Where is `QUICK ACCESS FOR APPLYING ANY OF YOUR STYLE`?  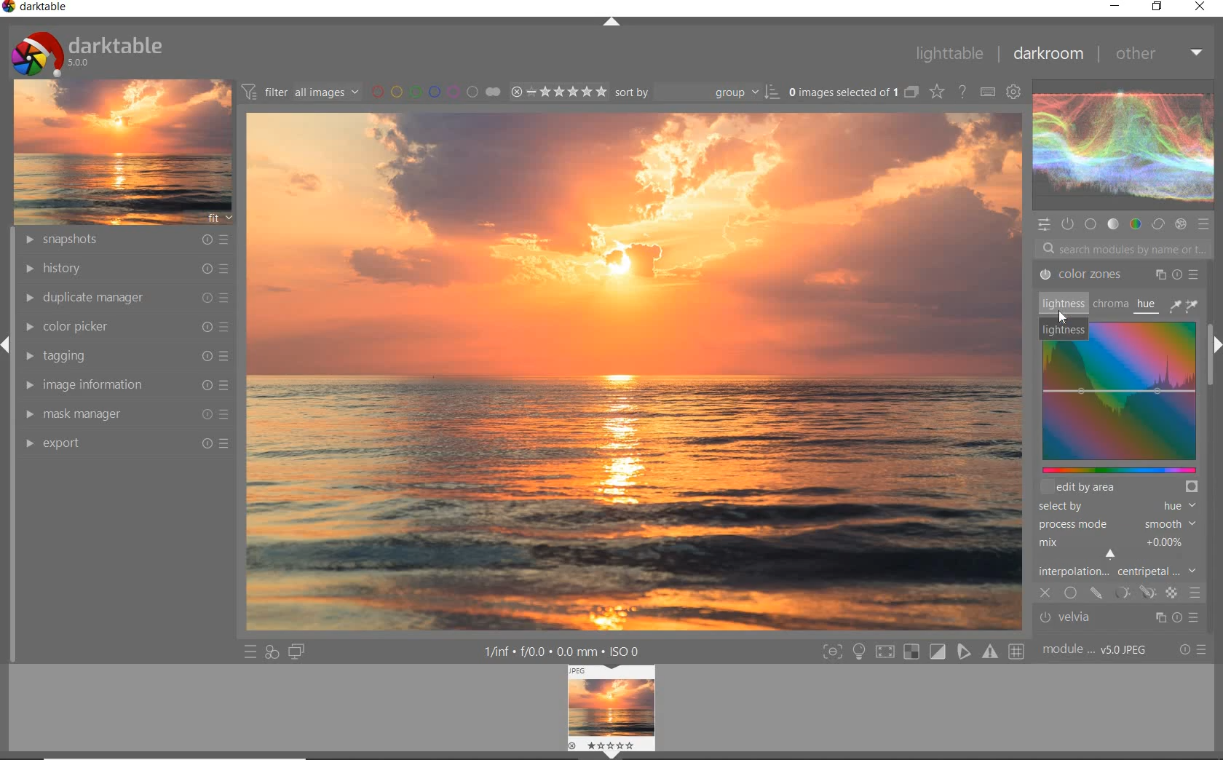
QUICK ACCESS FOR APPLYING ANY OF YOUR STYLE is located at coordinates (271, 653).